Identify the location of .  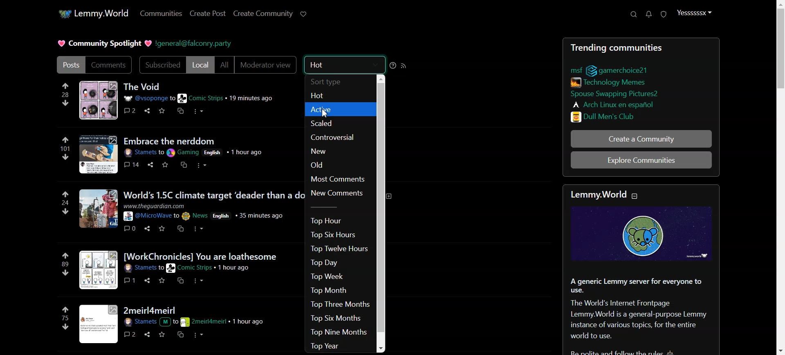
(147, 110).